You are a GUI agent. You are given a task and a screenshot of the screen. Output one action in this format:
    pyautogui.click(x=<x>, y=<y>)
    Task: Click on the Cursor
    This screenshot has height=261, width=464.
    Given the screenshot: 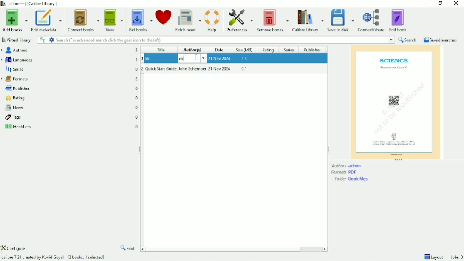 What is the action you would take?
    pyautogui.click(x=195, y=57)
    